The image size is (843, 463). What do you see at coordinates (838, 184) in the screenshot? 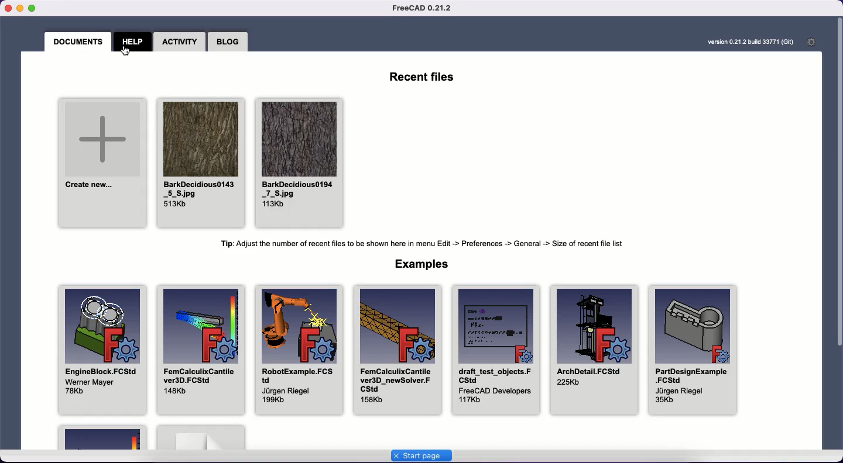
I see `Scroll` at bounding box center [838, 184].